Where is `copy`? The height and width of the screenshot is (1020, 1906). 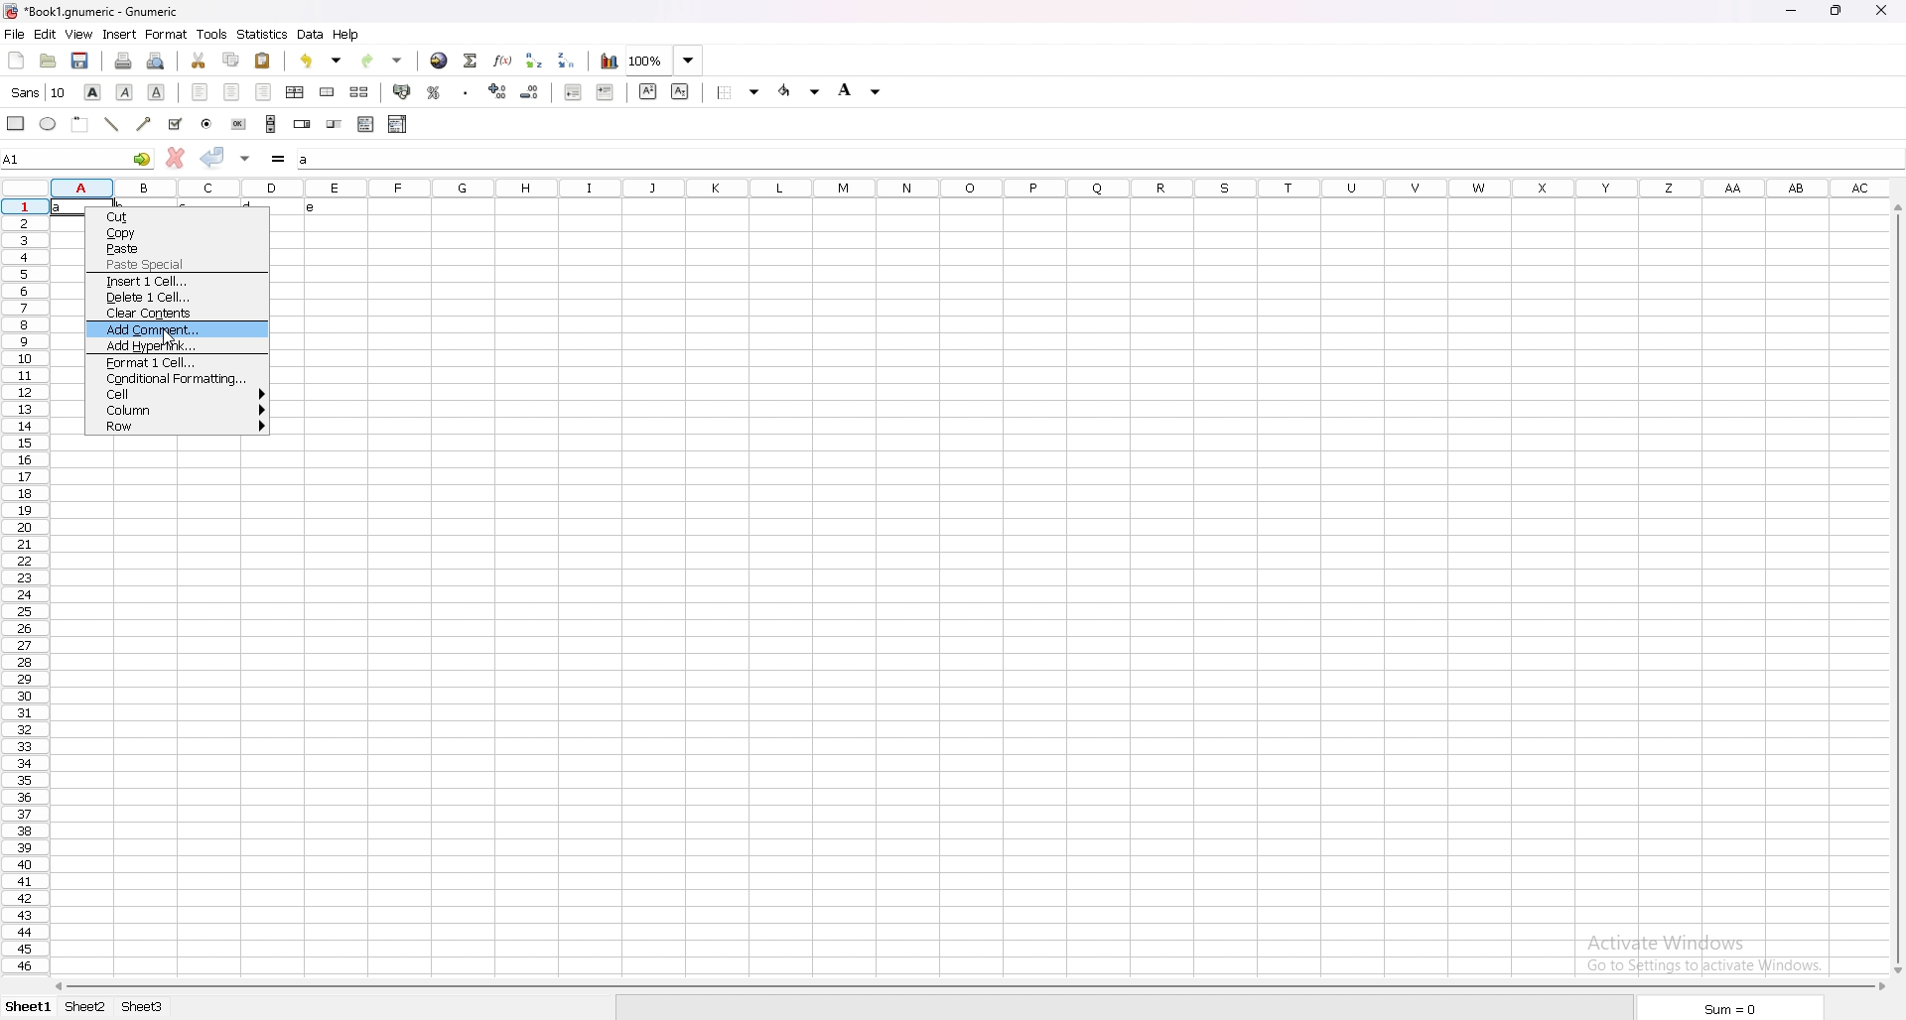
copy is located at coordinates (232, 59).